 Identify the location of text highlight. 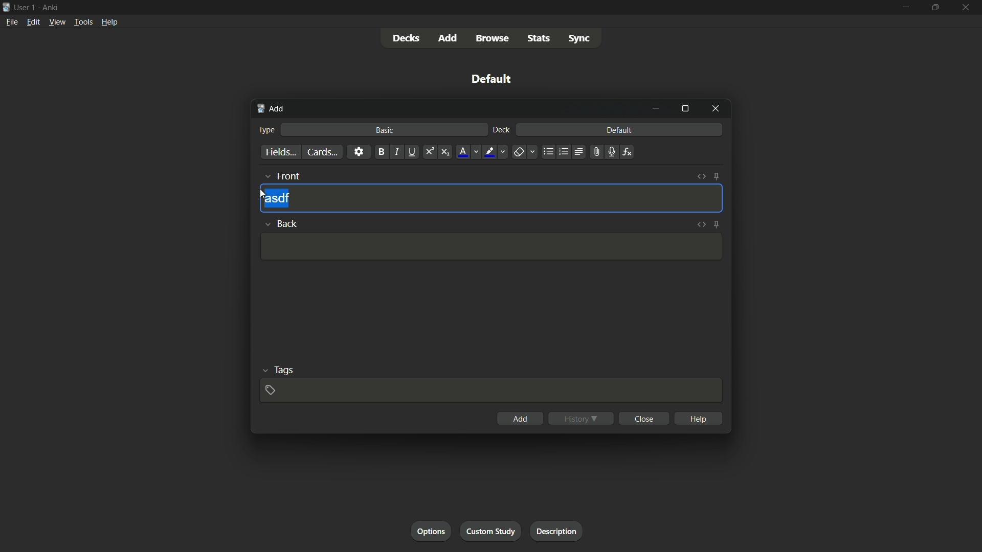
(494, 152).